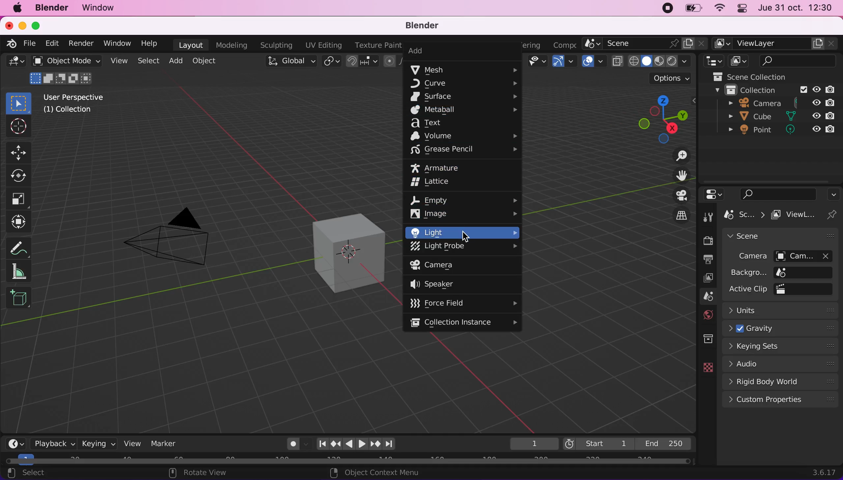 Image resolution: width=843 pixels, height=480 pixels. What do you see at coordinates (21, 102) in the screenshot?
I see `select box` at bounding box center [21, 102].